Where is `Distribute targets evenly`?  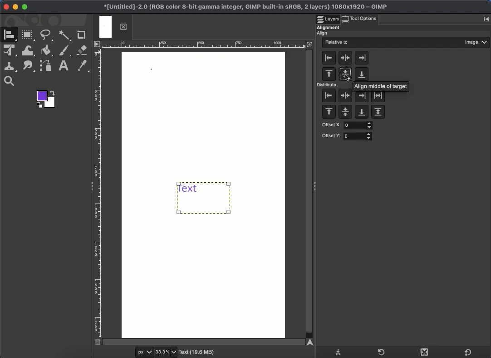 Distribute targets evenly is located at coordinates (378, 96).